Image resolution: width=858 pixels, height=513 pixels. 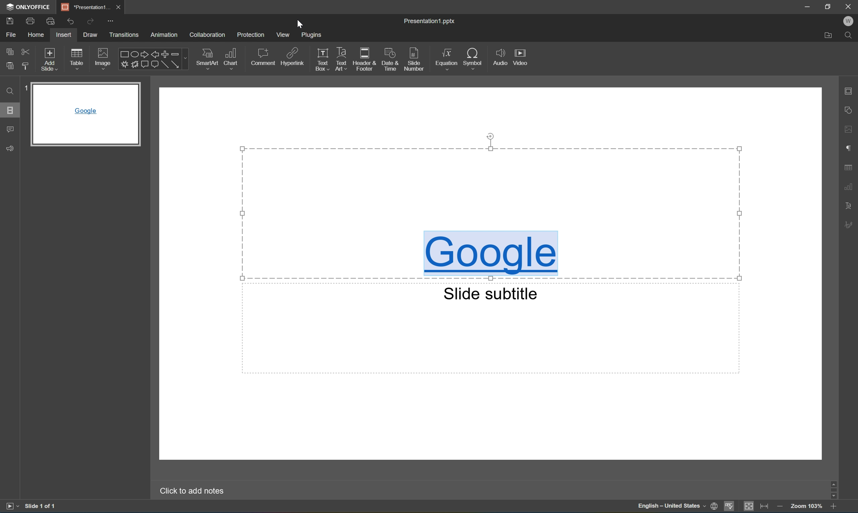 What do you see at coordinates (491, 293) in the screenshot?
I see `Slide subtitle` at bounding box center [491, 293].